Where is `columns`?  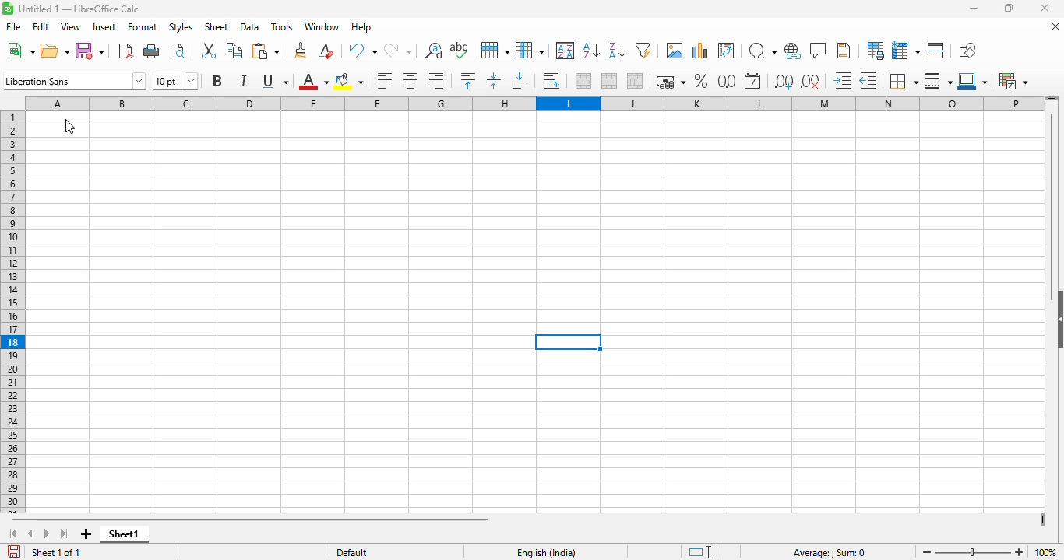
columns is located at coordinates (534, 104).